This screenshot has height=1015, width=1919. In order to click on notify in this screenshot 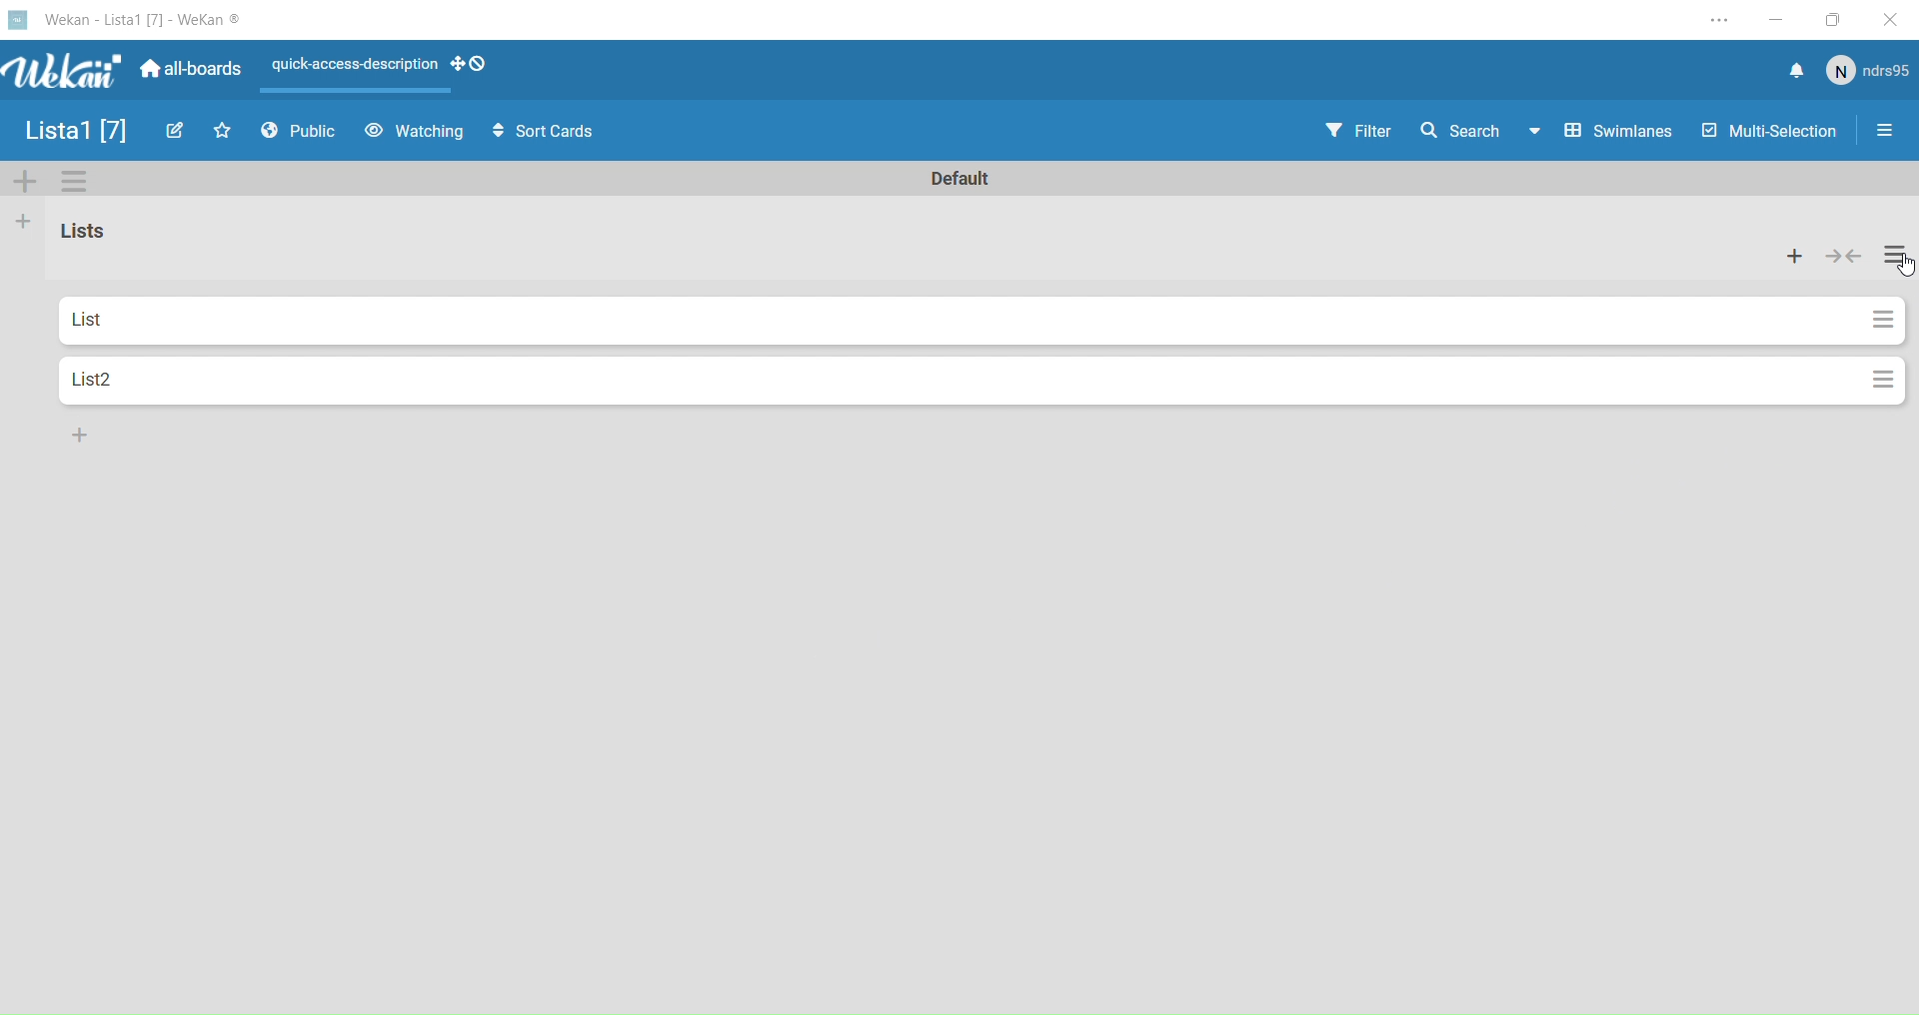, I will do `click(1796, 77)`.